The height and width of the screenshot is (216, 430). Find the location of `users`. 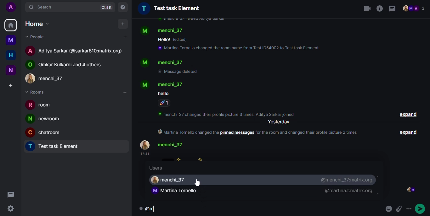

users is located at coordinates (157, 168).